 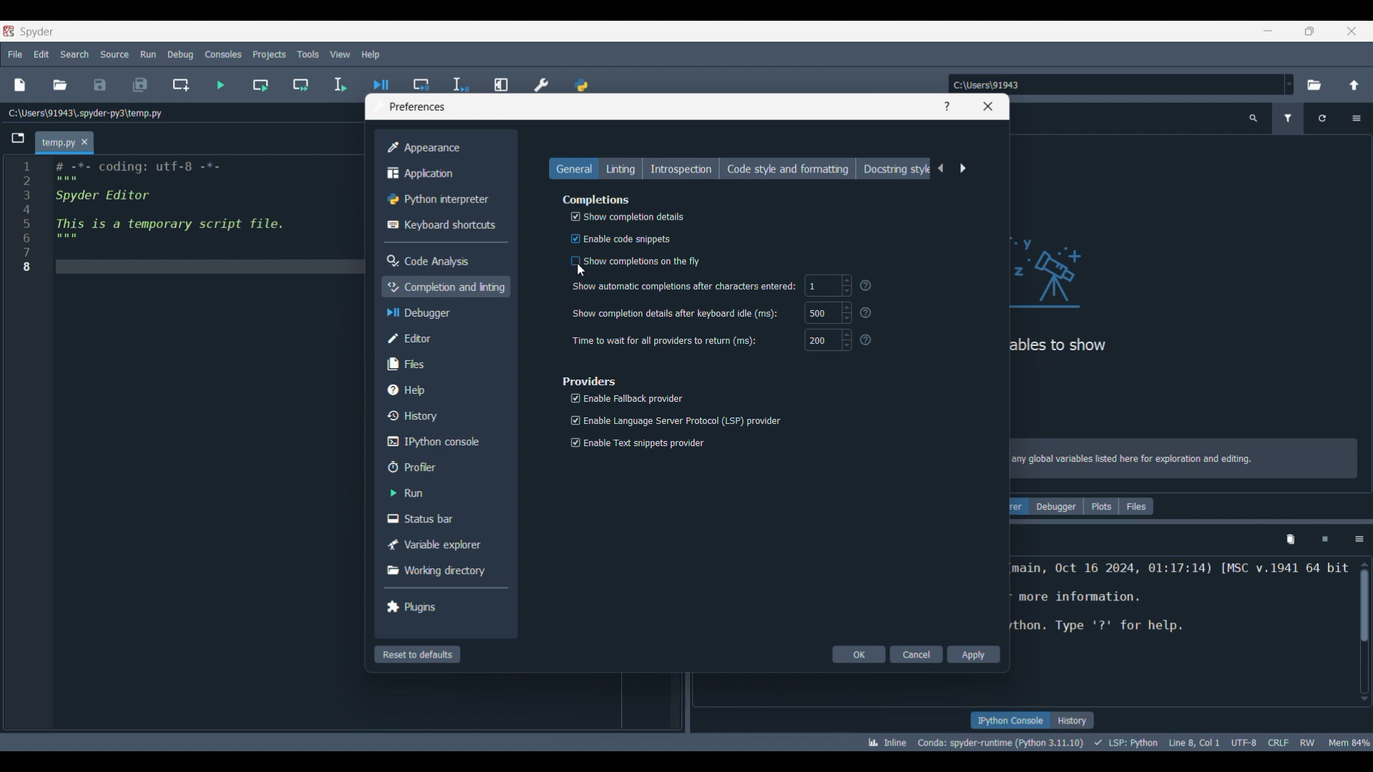 I want to click on 500, so click(x=827, y=312).